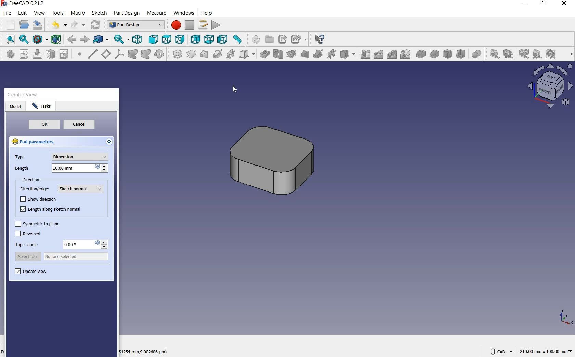 This screenshot has height=357, width=575. I want to click on close, so click(564, 5).